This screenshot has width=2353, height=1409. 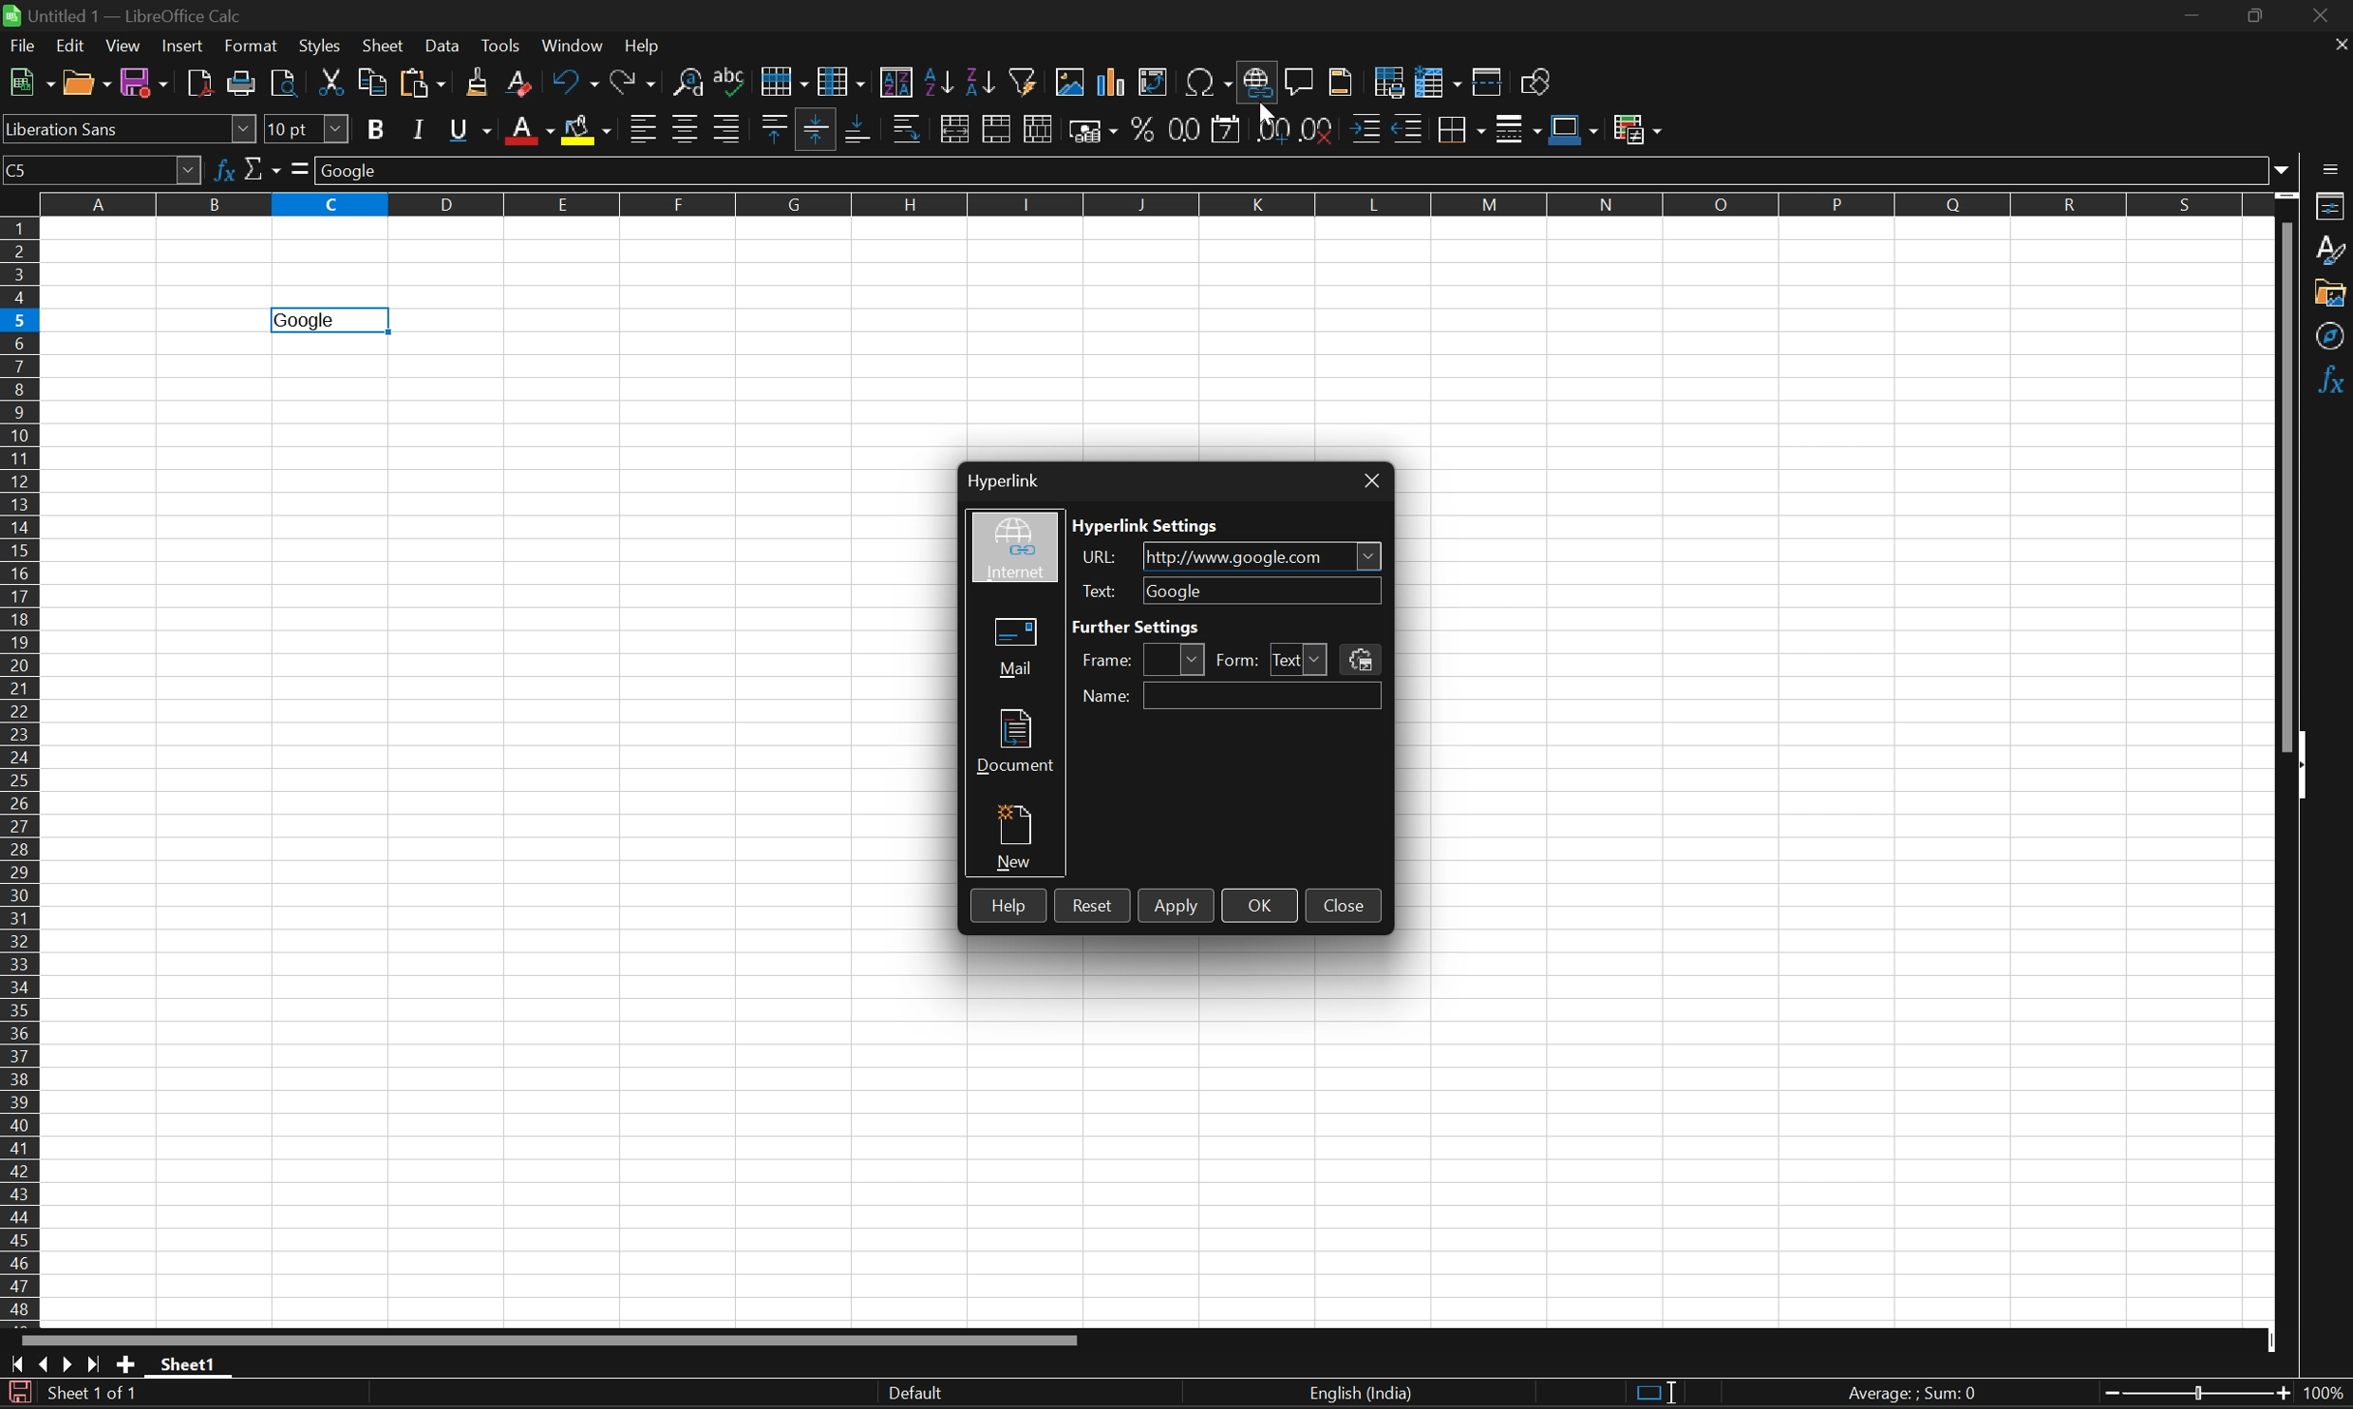 What do you see at coordinates (1149, 204) in the screenshot?
I see `Column names` at bounding box center [1149, 204].